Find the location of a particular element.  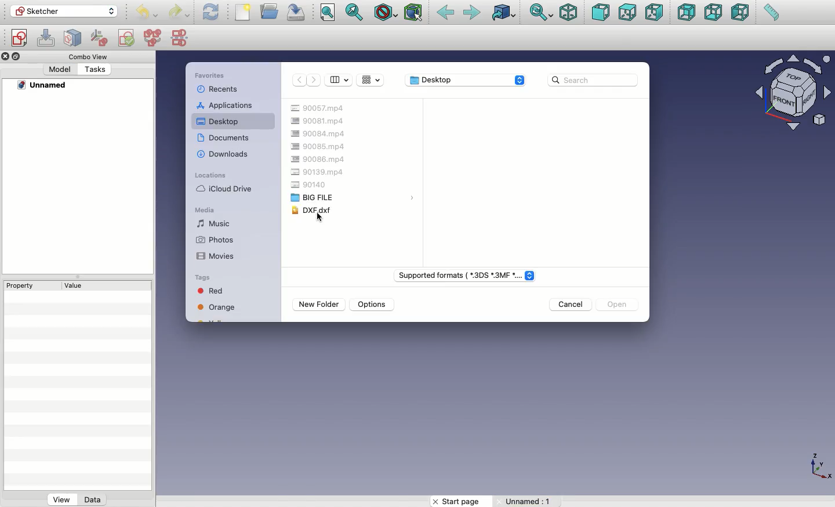

90085.mp4 is located at coordinates (320, 146).